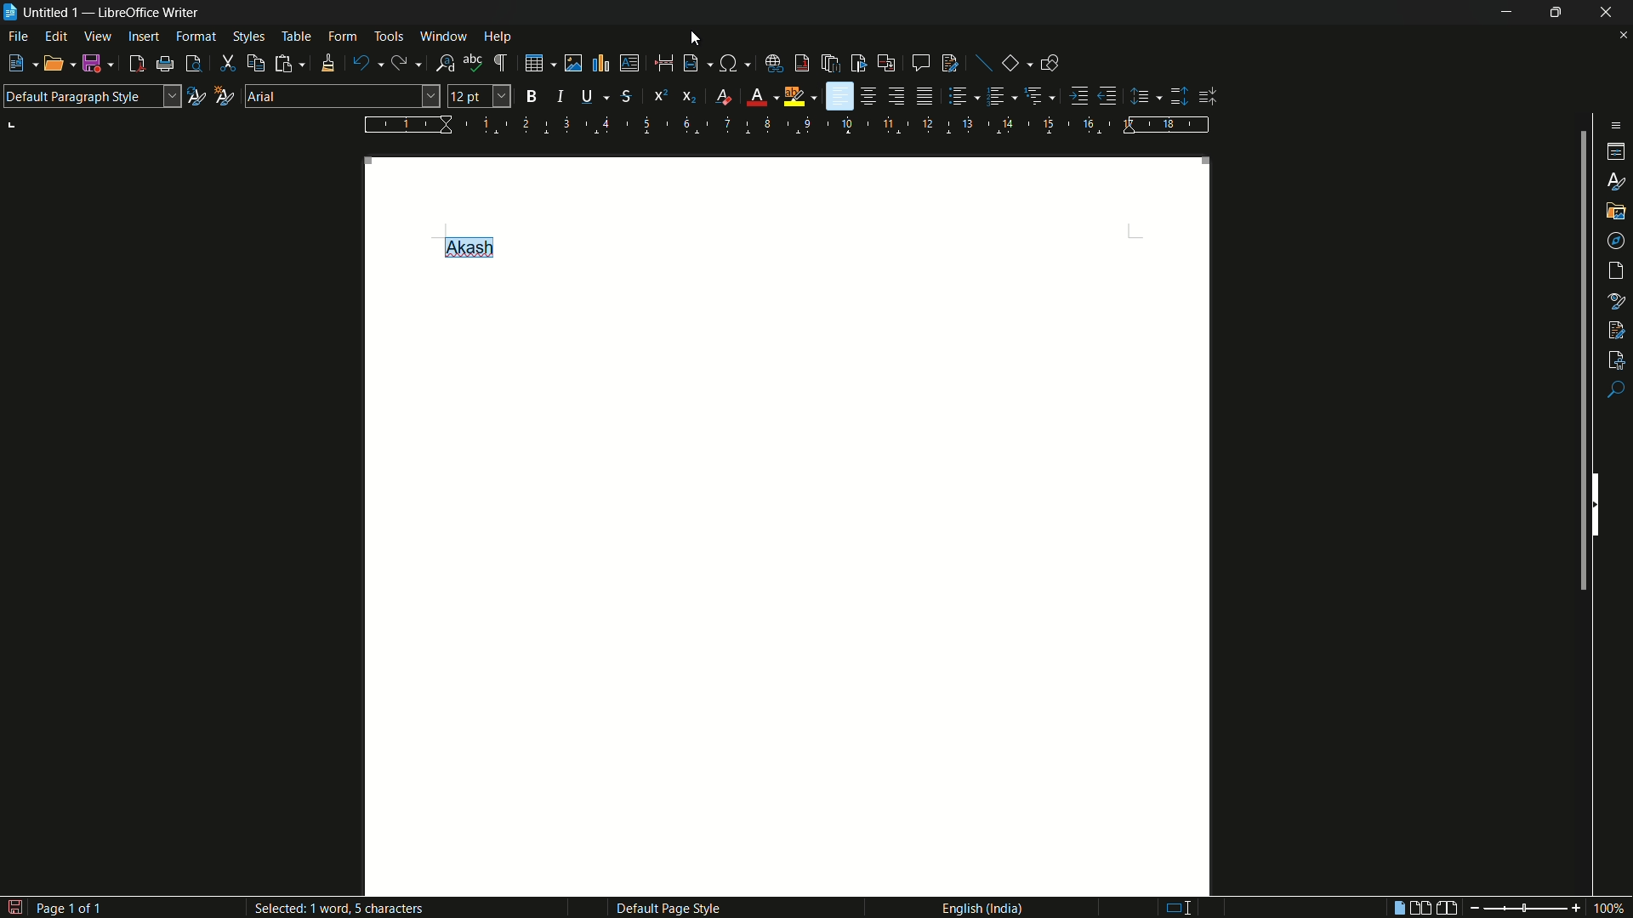 Image resolution: width=1633 pixels, height=918 pixels. Describe the element at coordinates (532, 96) in the screenshot. I see `bold` at that location.